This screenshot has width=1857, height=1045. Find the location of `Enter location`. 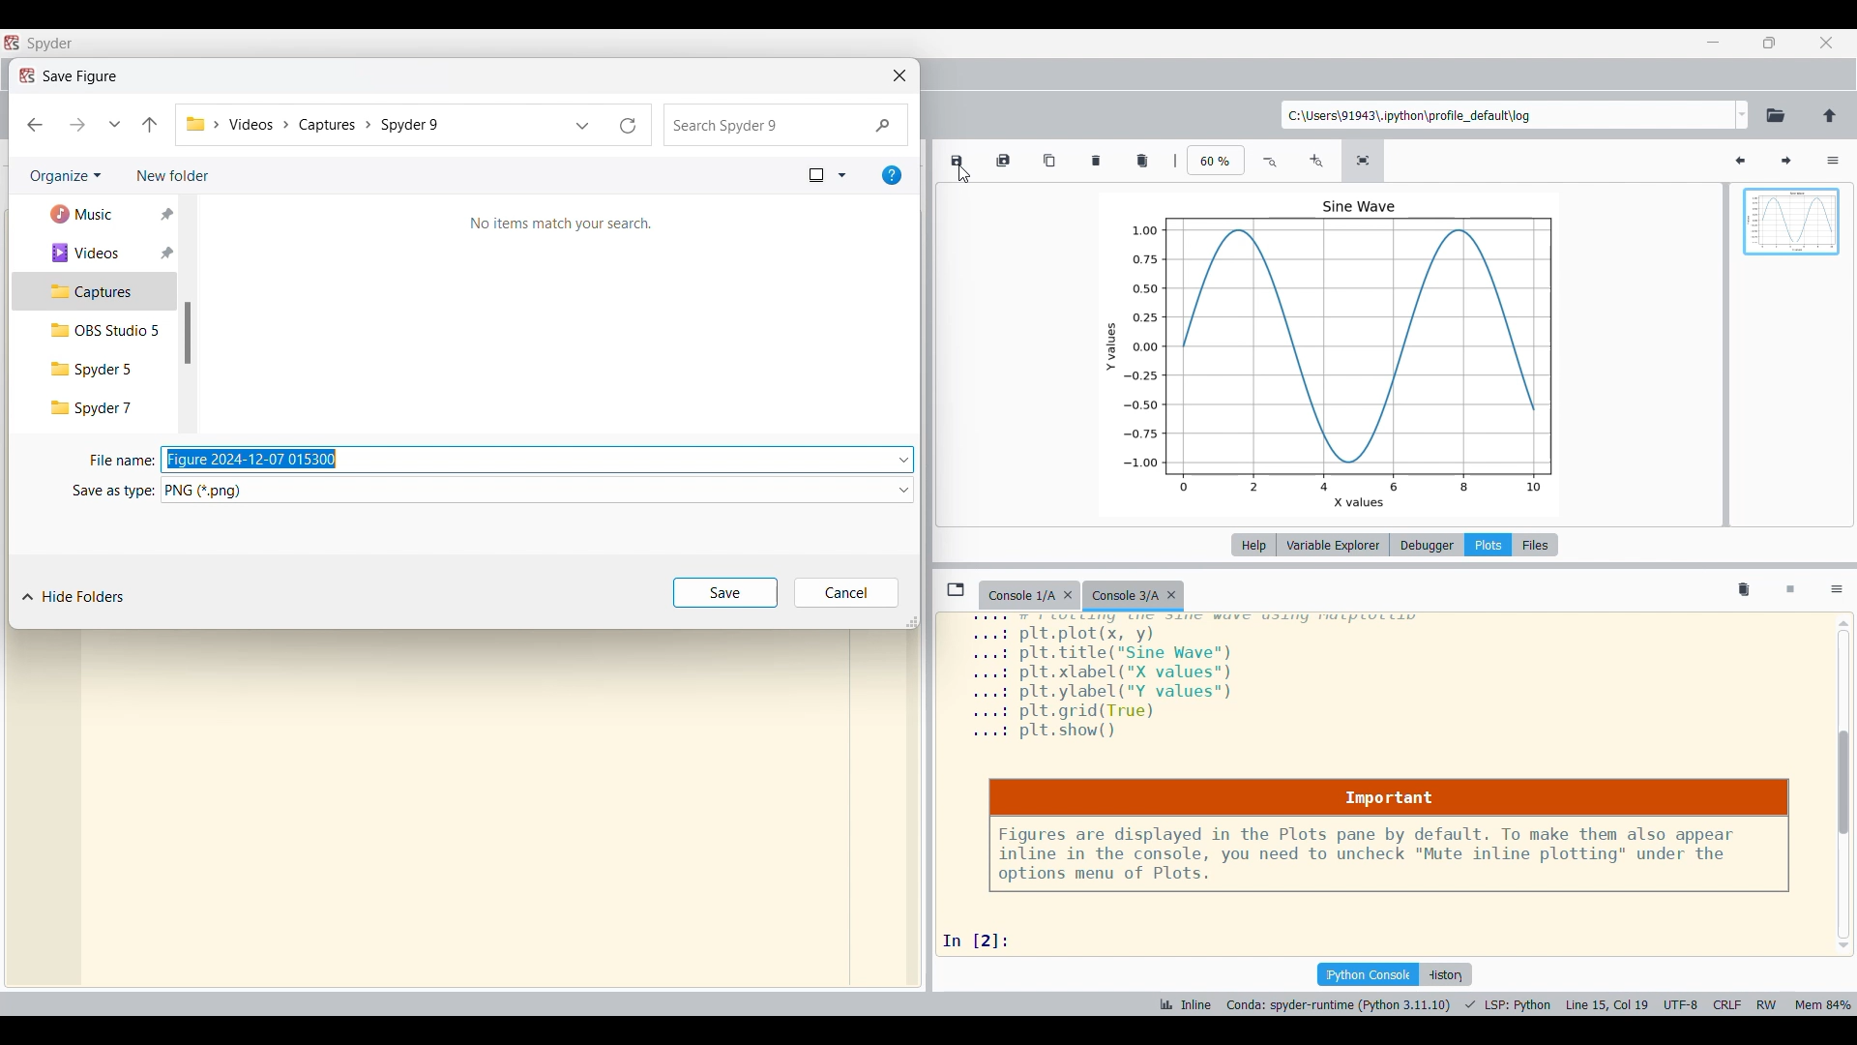

Enter location is located at coordinates (1508, 115).